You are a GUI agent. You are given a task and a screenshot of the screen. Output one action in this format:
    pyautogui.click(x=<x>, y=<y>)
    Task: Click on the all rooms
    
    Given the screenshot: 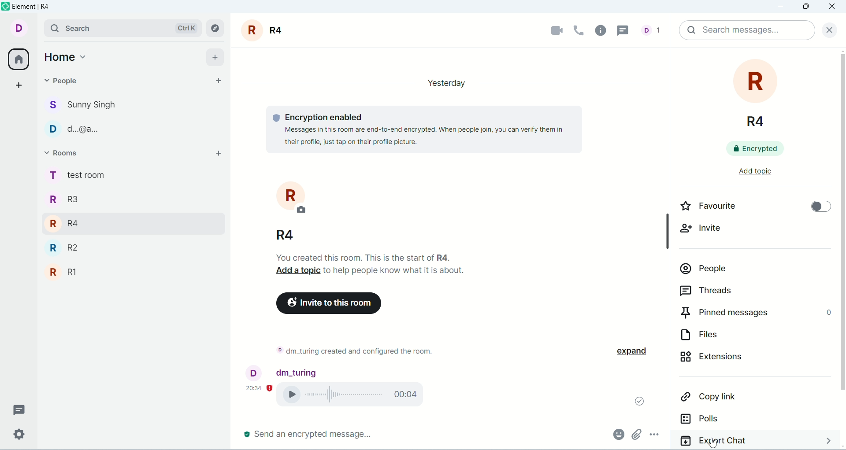 What is the action you would take?
    pyautogui.click(x=18, y=61)
    